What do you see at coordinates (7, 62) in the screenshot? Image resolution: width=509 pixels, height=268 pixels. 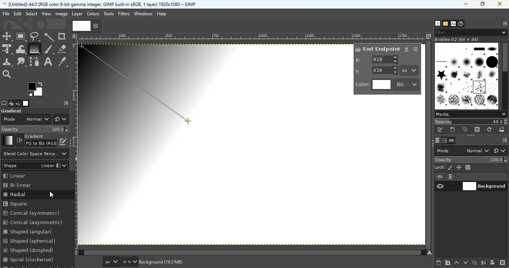 I see `Clone tool` at bounding box center [7, 62].